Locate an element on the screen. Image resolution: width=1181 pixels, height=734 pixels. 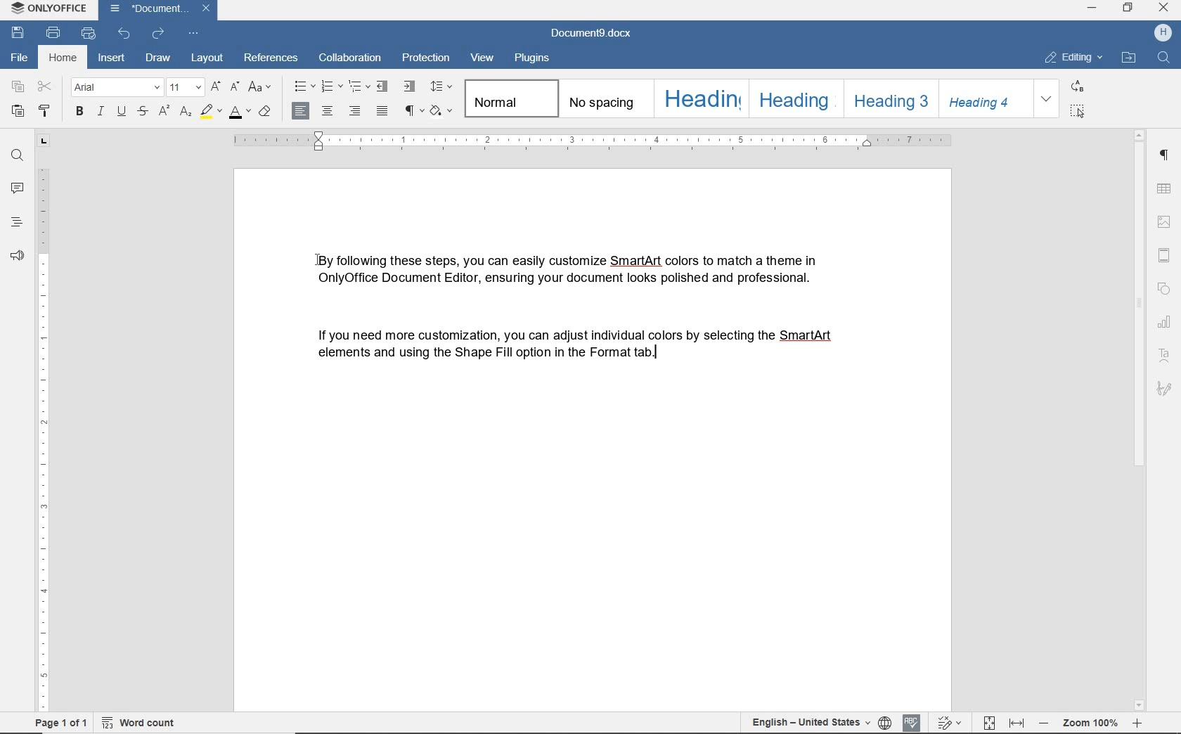
replace is located at coordinates (1076, 88).